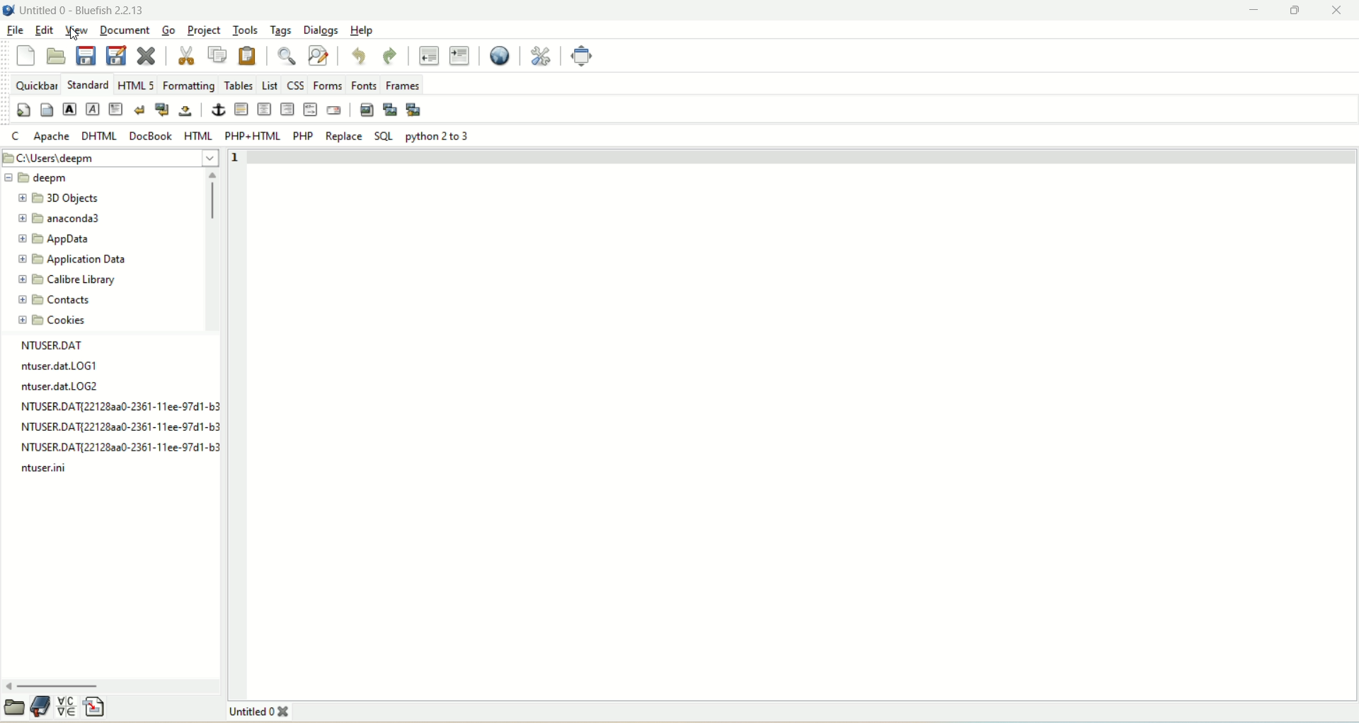 This screenshot has height=723, width=1359. Describe the element at coordinates (250, 54) in the screenshot. I see `paste` at that location.